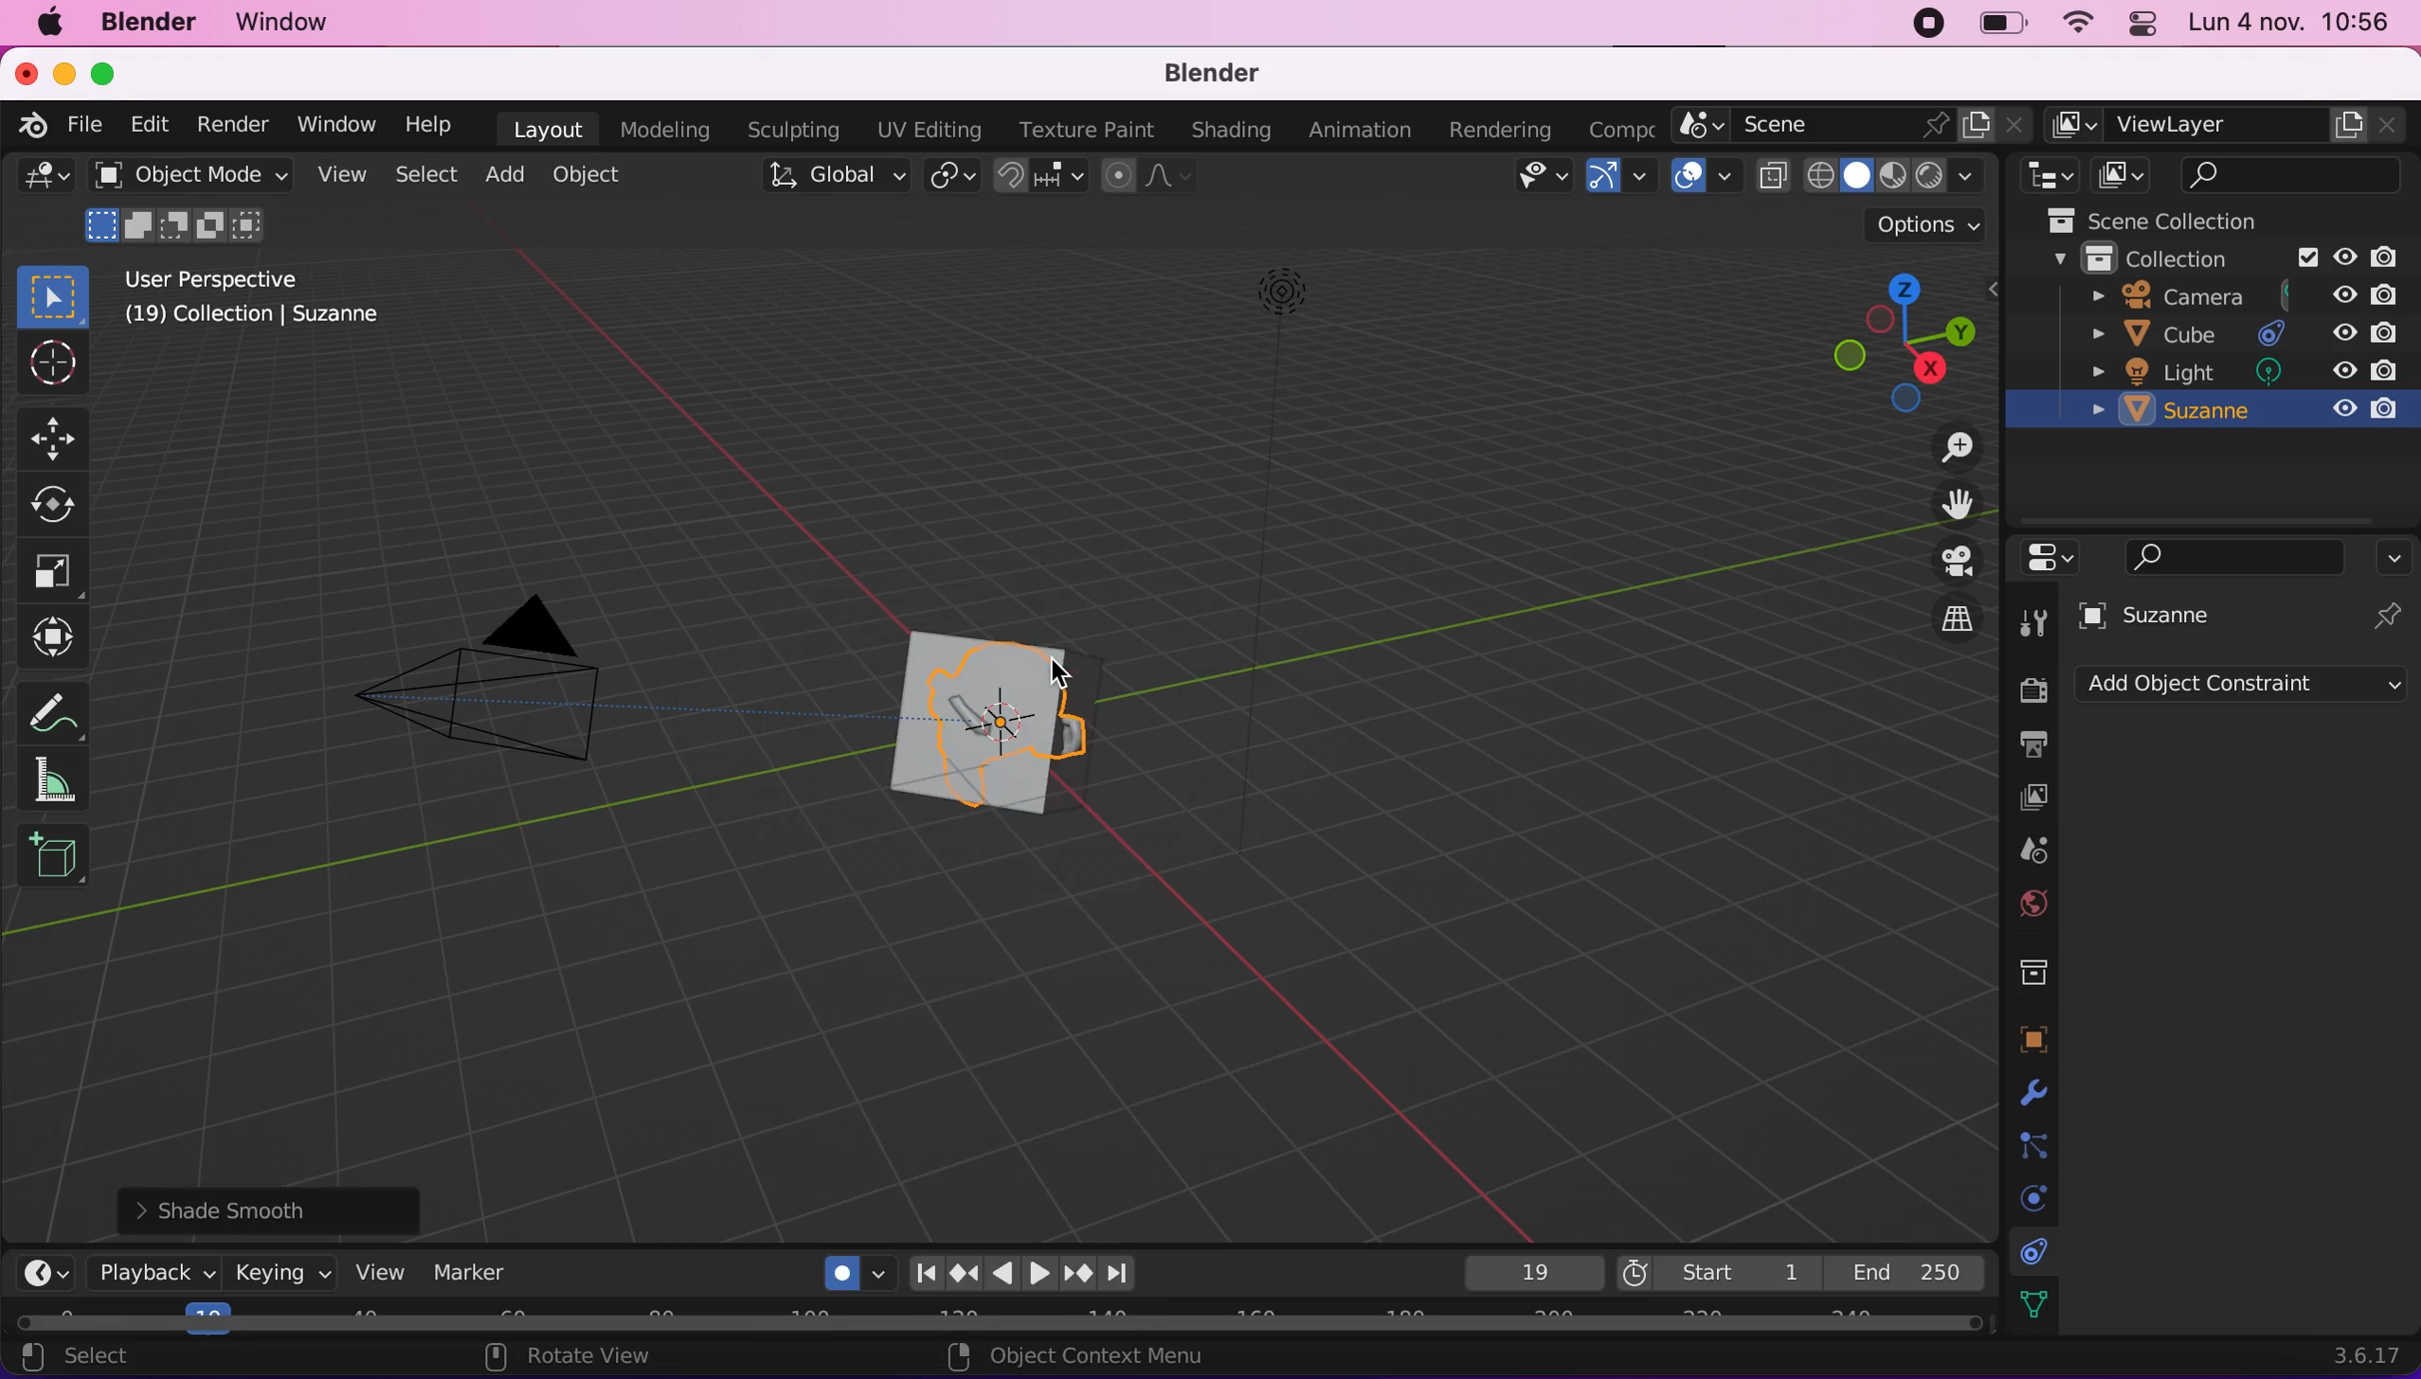  What do you see at coordinates (2236, 295) in the screenshot?
I see `camera` at bounding box center [2236, 295].